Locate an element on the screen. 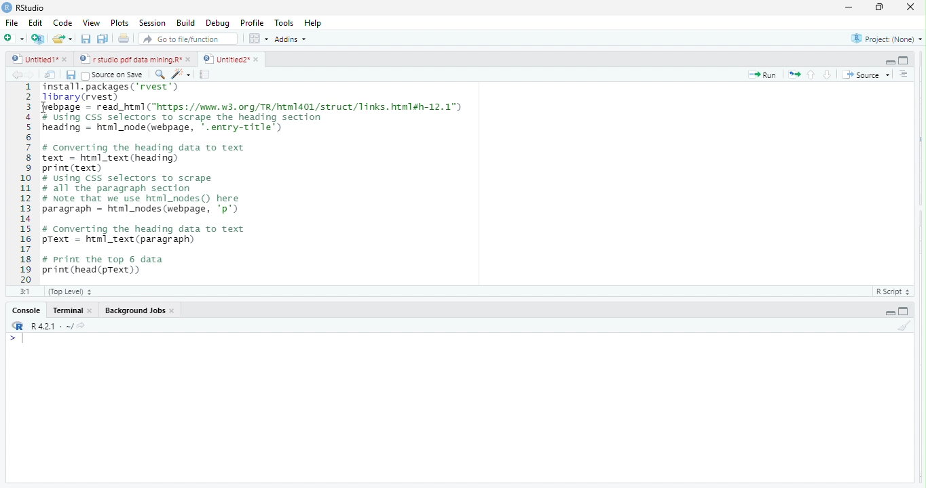 This screenshot has height=488, width=926.  Source  is located at coordinates (866, 76).